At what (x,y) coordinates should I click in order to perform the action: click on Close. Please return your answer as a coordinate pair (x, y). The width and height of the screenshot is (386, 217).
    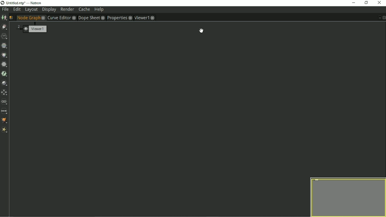
    Looking at the image, I should click on (380, 3).